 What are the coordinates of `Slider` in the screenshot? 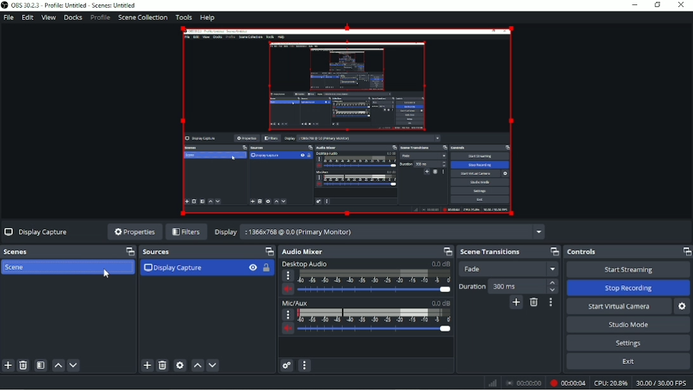 It's located at (375, 290).